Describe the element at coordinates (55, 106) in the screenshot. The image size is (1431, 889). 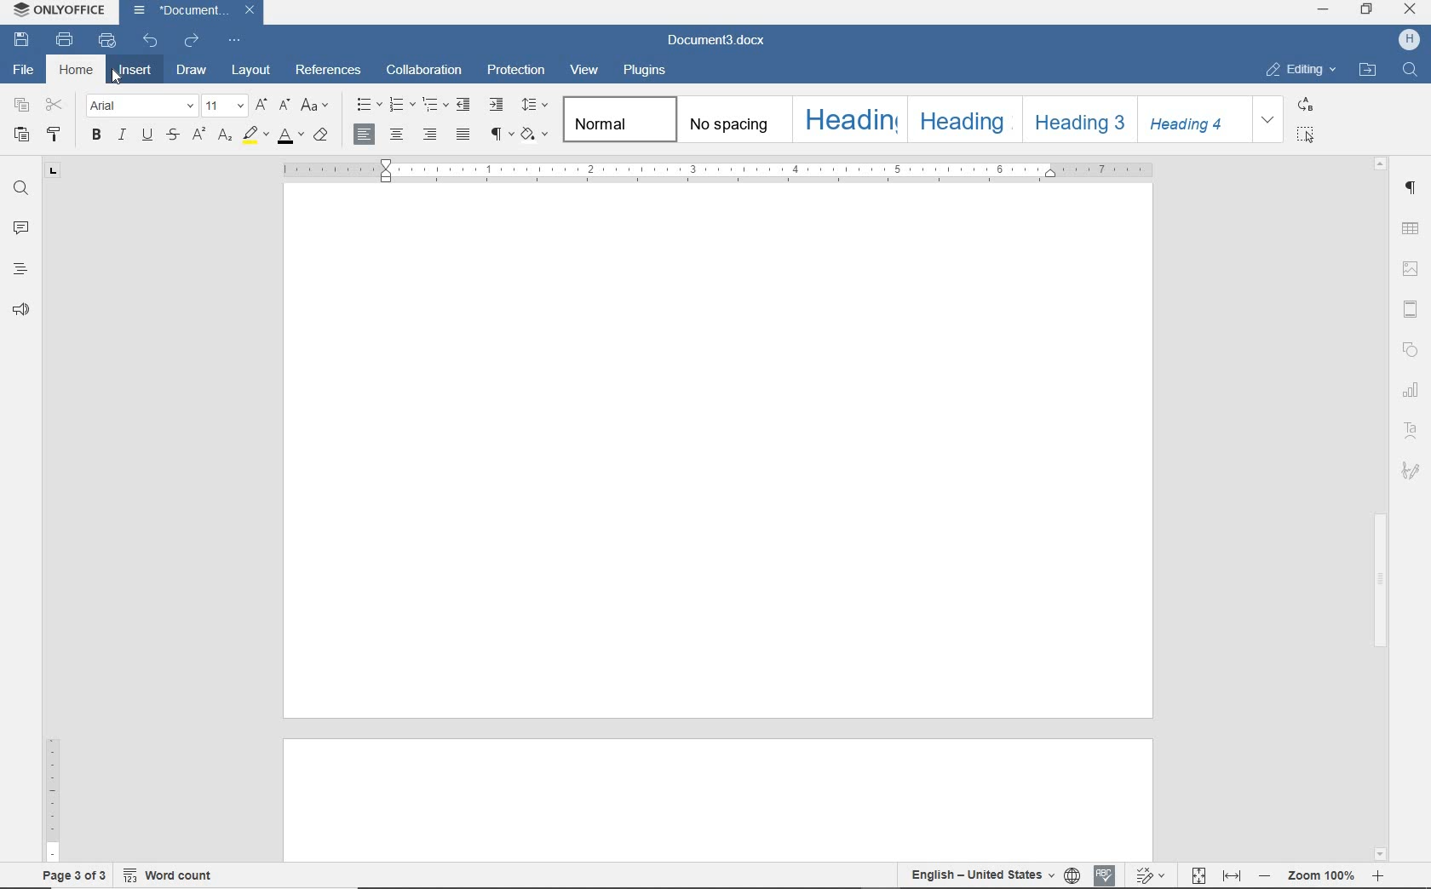
I see `CUT` at that location.